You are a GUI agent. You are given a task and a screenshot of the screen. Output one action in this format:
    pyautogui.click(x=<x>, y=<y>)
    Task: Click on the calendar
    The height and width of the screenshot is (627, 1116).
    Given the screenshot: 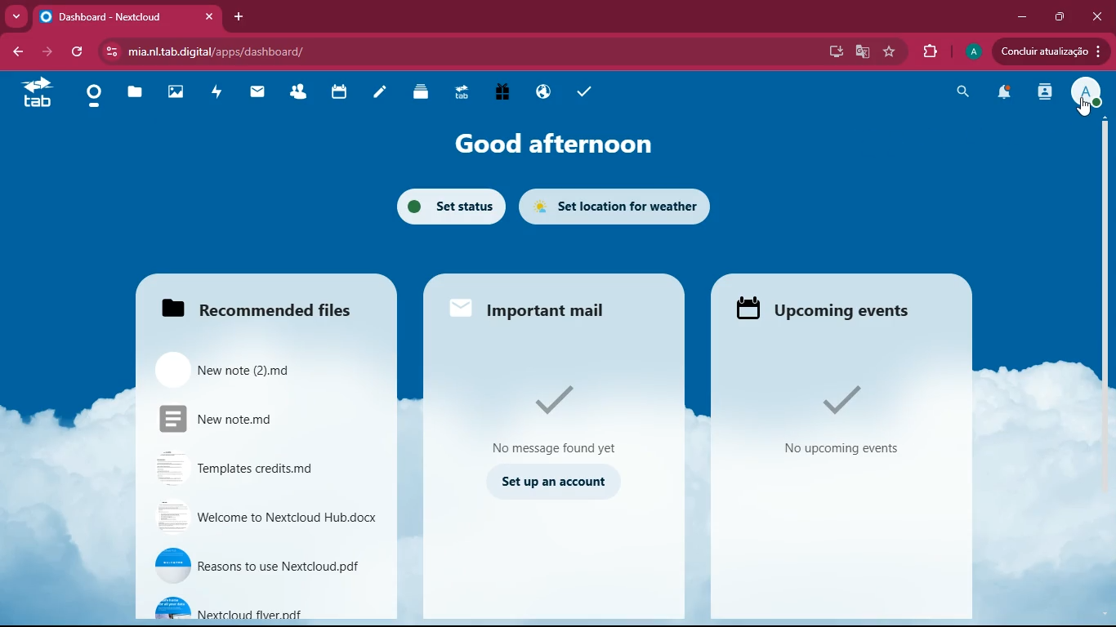 What is the action you would take?
    pyautogui.click(x=338, y=93)
    